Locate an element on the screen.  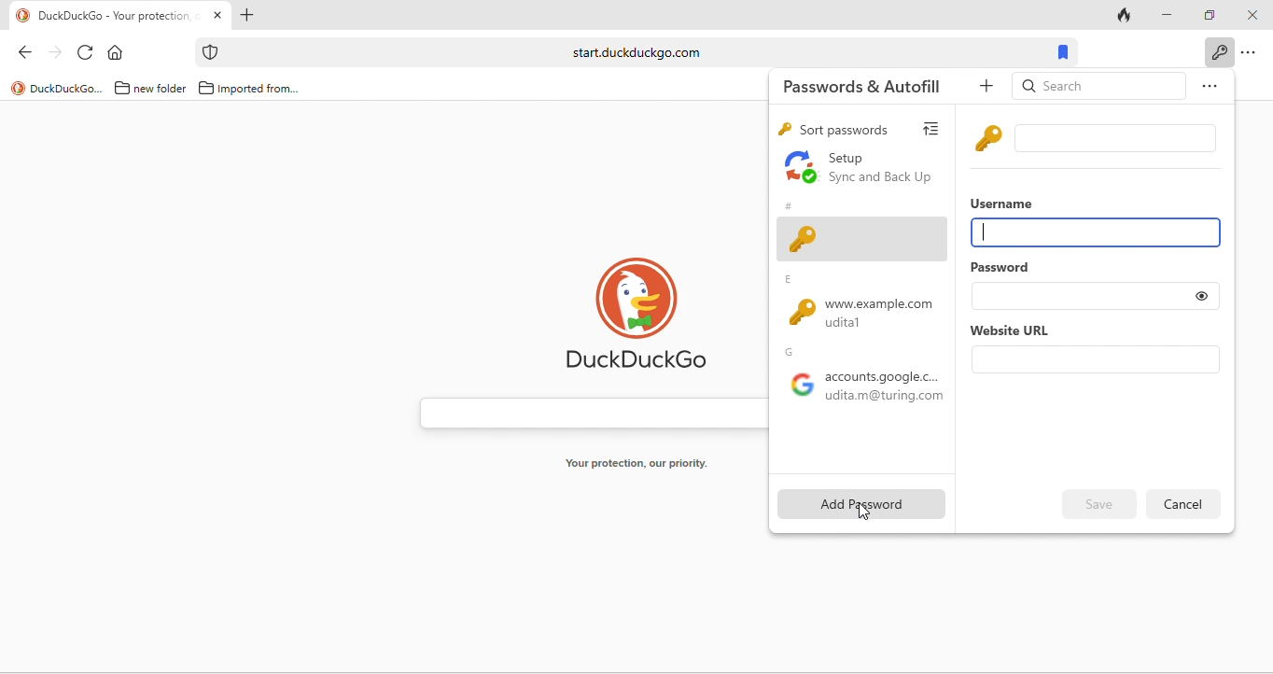
username input box is located at coordinates (1100, 234).